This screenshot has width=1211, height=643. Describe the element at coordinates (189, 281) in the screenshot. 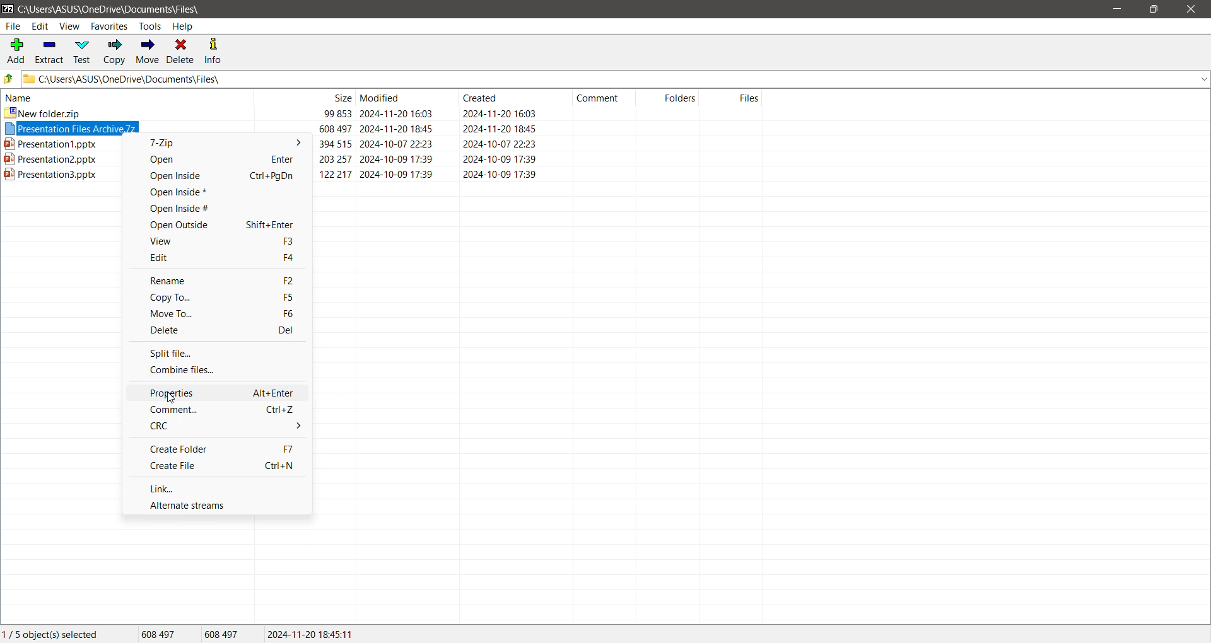

I see `Rename` at that location.